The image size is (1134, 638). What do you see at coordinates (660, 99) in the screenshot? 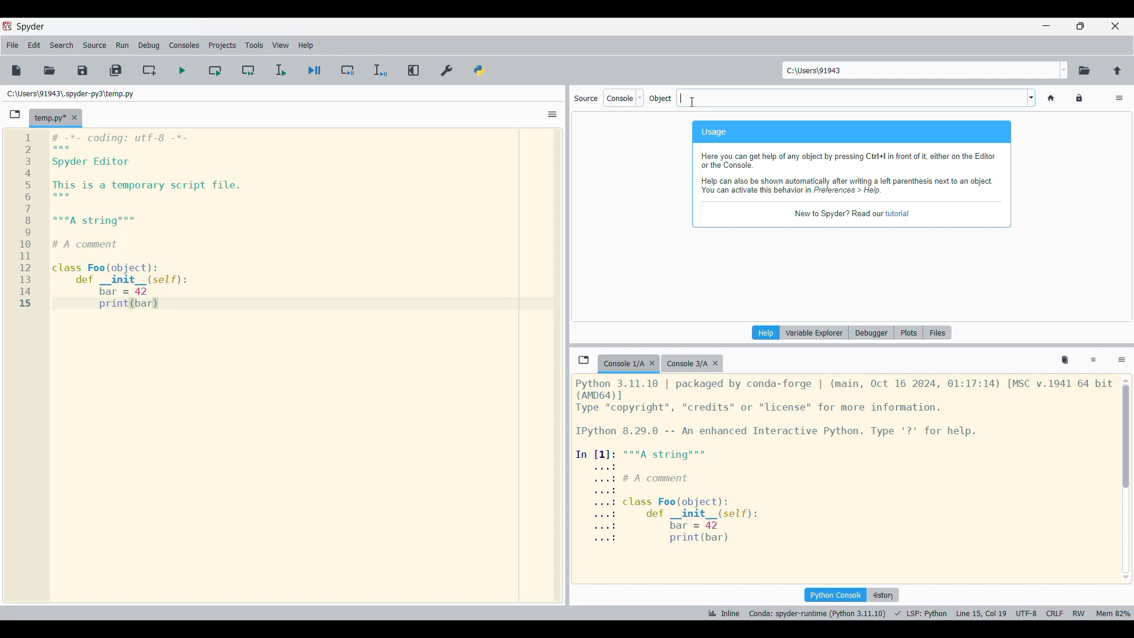
I see `Indiactes object` at bounding box center [660, 99].